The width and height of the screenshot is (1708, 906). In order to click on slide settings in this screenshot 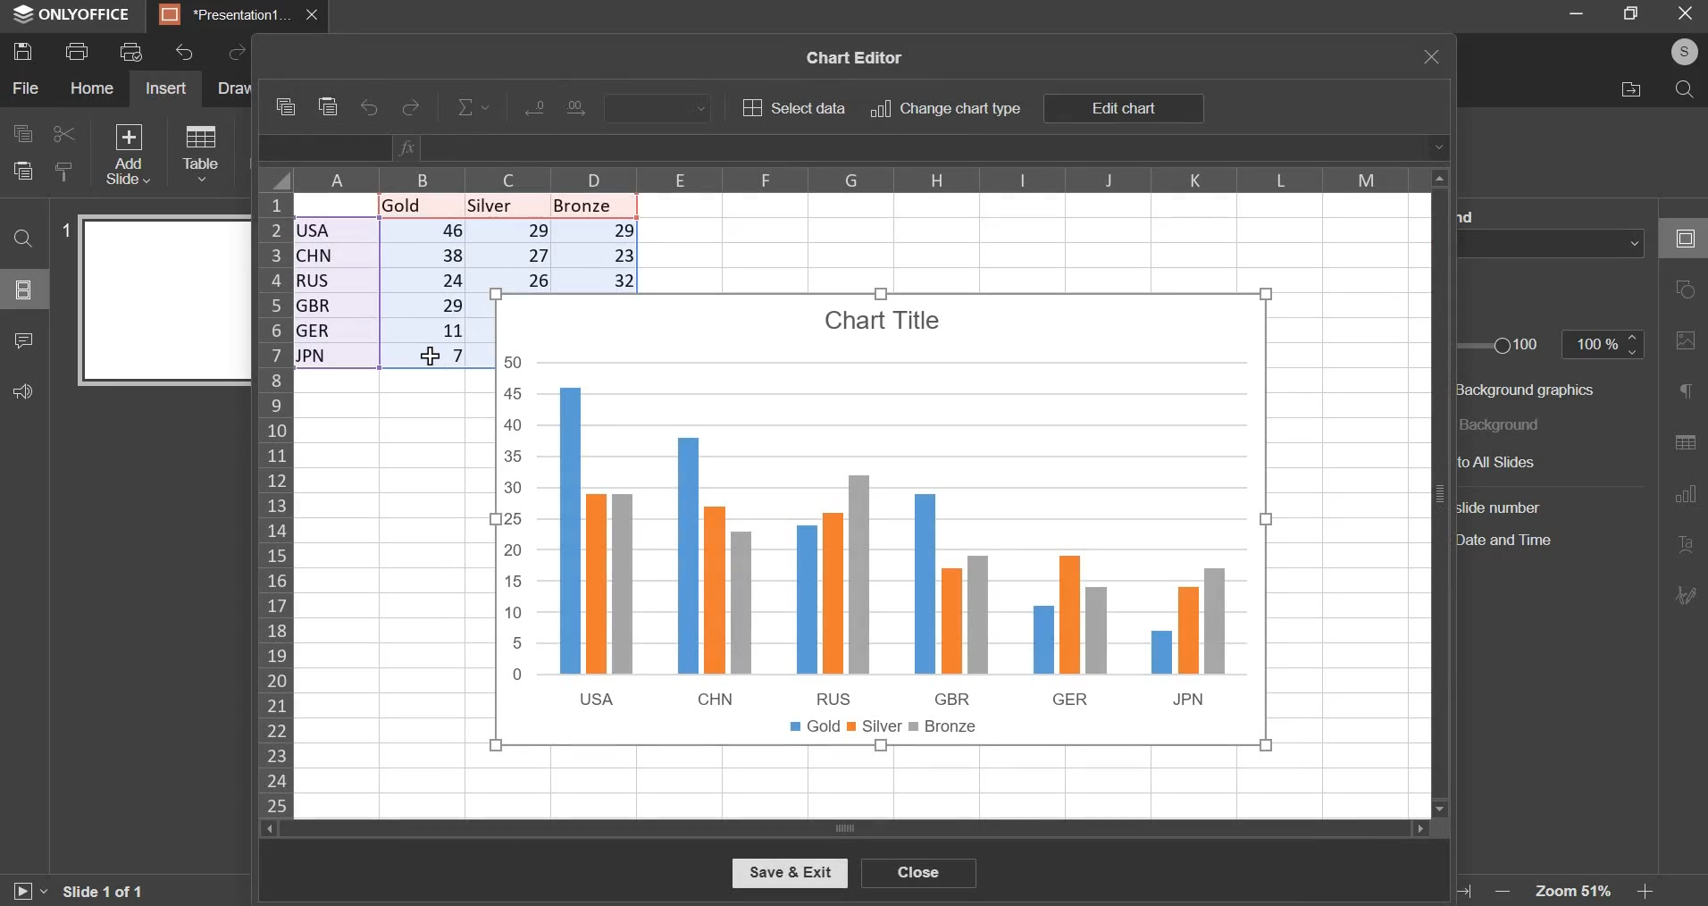, I will do `click(1682, 235)`.